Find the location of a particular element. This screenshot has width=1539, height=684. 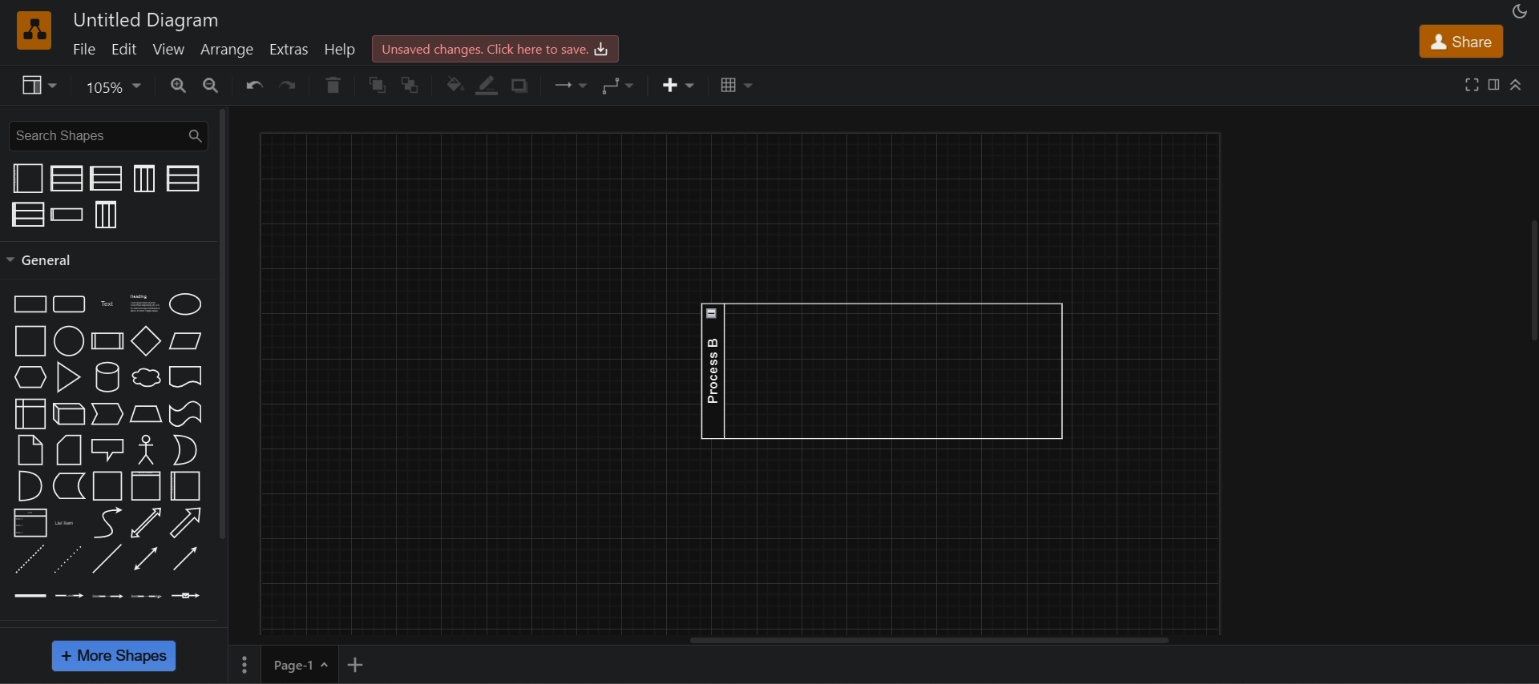

waypoints is located at coordinates (620, 85).